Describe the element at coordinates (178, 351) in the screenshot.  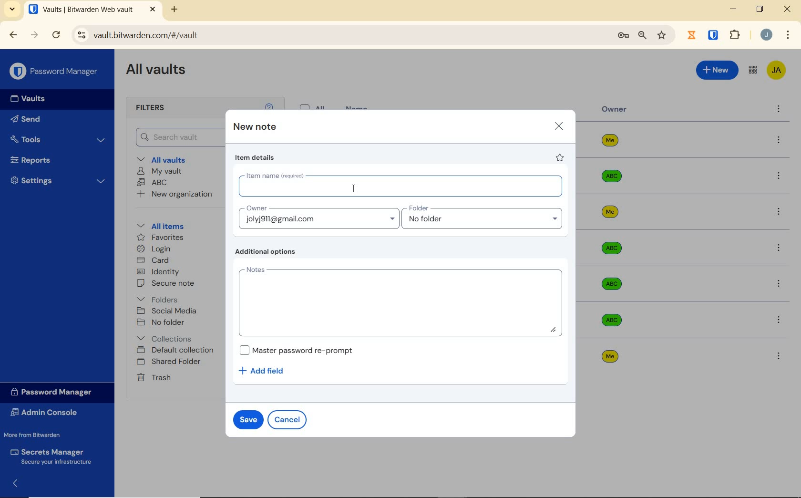
I see `Default collection` at that location.